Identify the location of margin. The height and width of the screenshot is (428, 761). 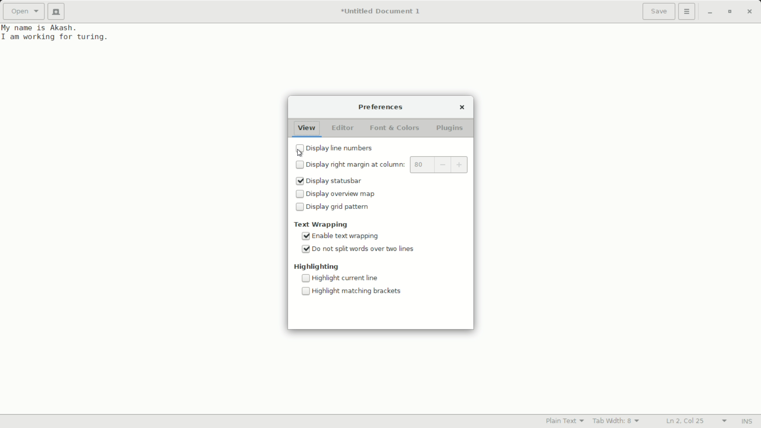
(423, 165).